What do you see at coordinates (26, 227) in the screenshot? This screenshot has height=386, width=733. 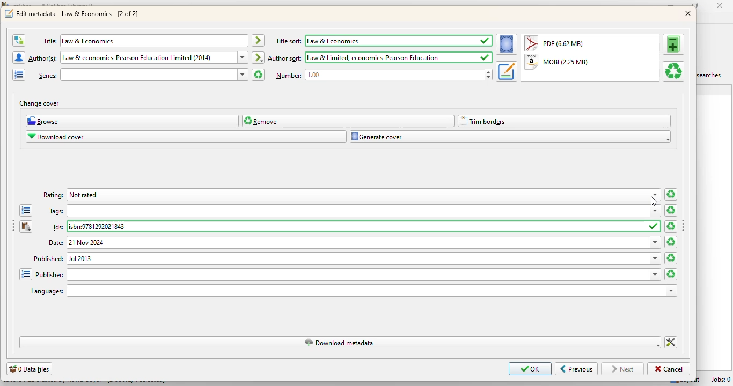 I see `paste` at bounding box center [26, 227].